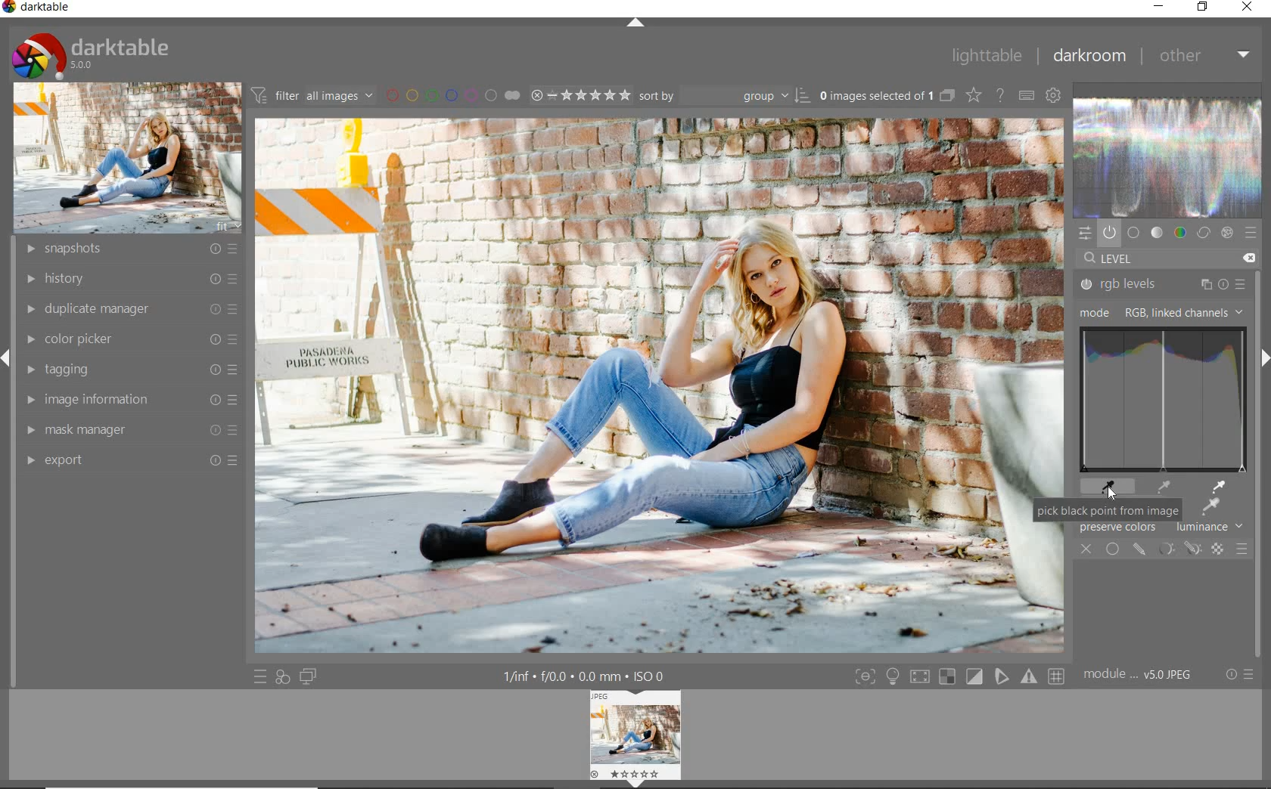 This screenshot has width=1271, height=789. I want to click on filter by image color label, so click(452, 94).